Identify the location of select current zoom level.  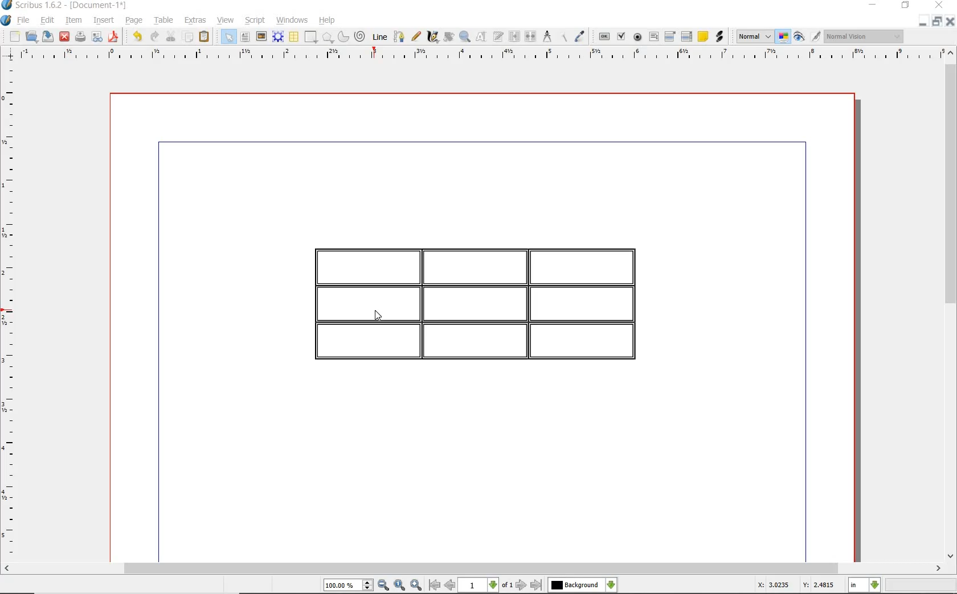
(349, 585).